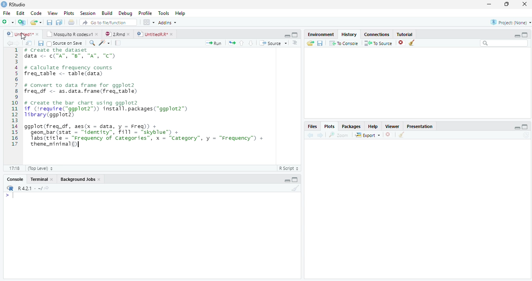  I want to click on Number list, so click(13, 99).